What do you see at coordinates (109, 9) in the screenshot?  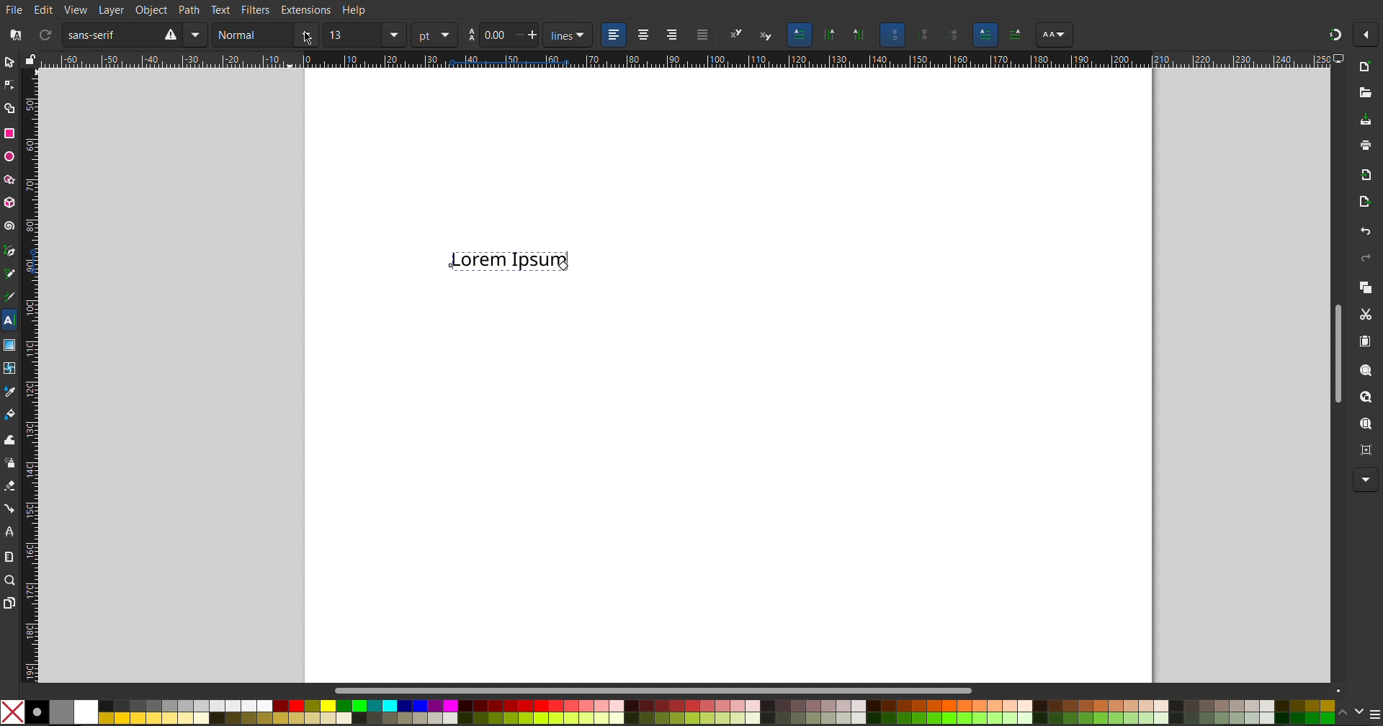 I see `Layer` at bounding box center [109, 9].